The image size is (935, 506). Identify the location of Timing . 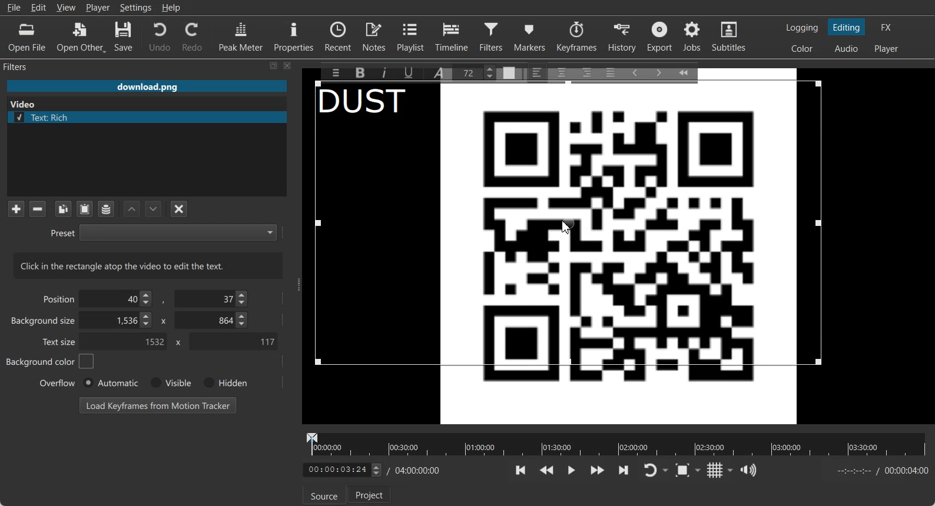
(417, 470).